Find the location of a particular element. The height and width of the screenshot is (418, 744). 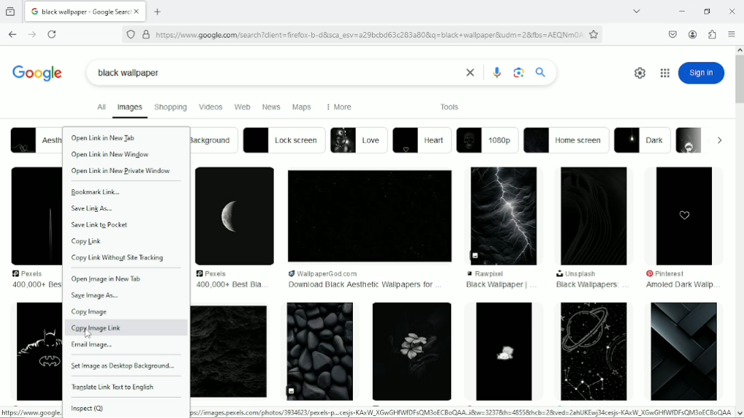

open image in new tab is located at coordinates (109, 280).